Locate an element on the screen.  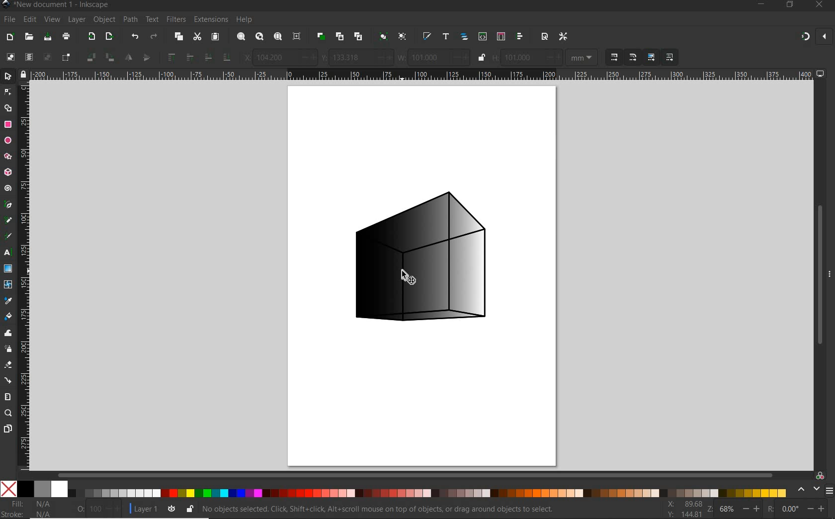
increase/decrease is located at coordinates (112, 509).